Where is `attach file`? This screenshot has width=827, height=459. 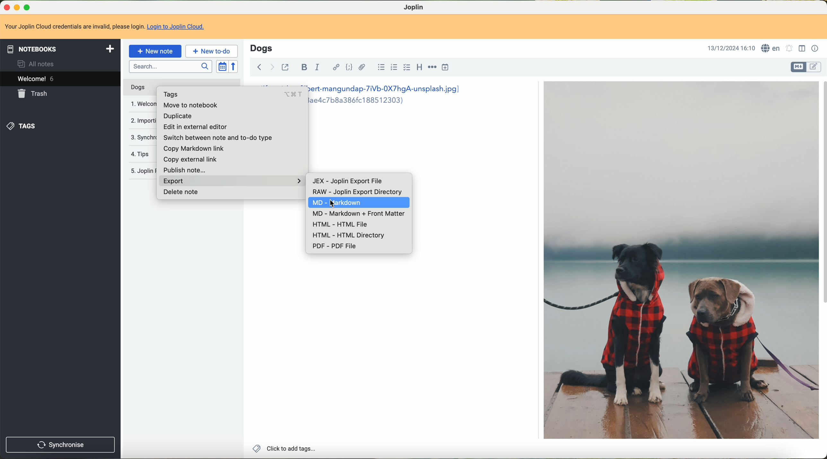
attach file is located at coordinates (362, 67).